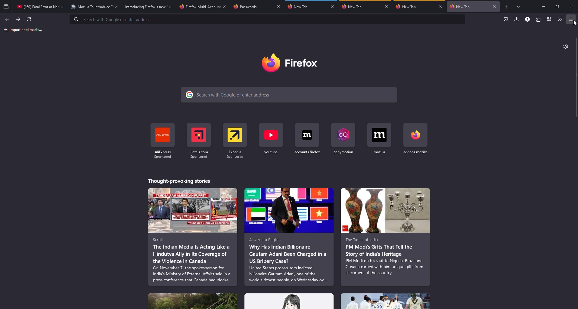 The width and height of the screenshot is (578, 309). I want to click on tab, so click(145, 7).